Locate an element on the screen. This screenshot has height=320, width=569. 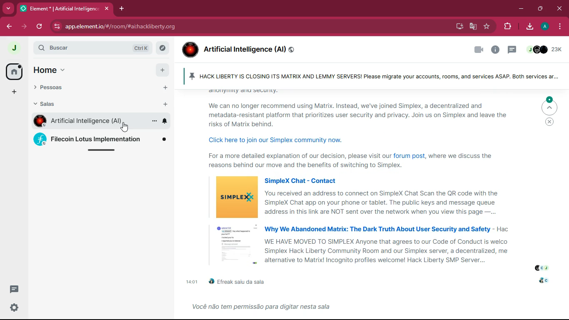
salas is located at coordinates (60, 105).